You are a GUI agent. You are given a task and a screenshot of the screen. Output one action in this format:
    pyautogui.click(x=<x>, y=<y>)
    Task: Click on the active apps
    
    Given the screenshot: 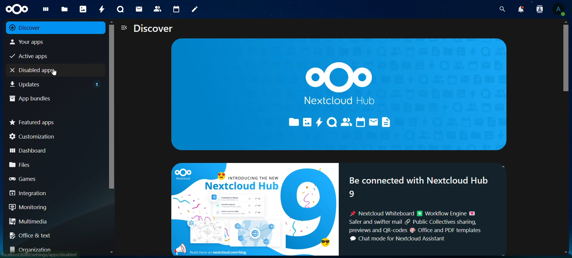 What is the action you would take?
    pyautogui.click(x=48, y=55)
    